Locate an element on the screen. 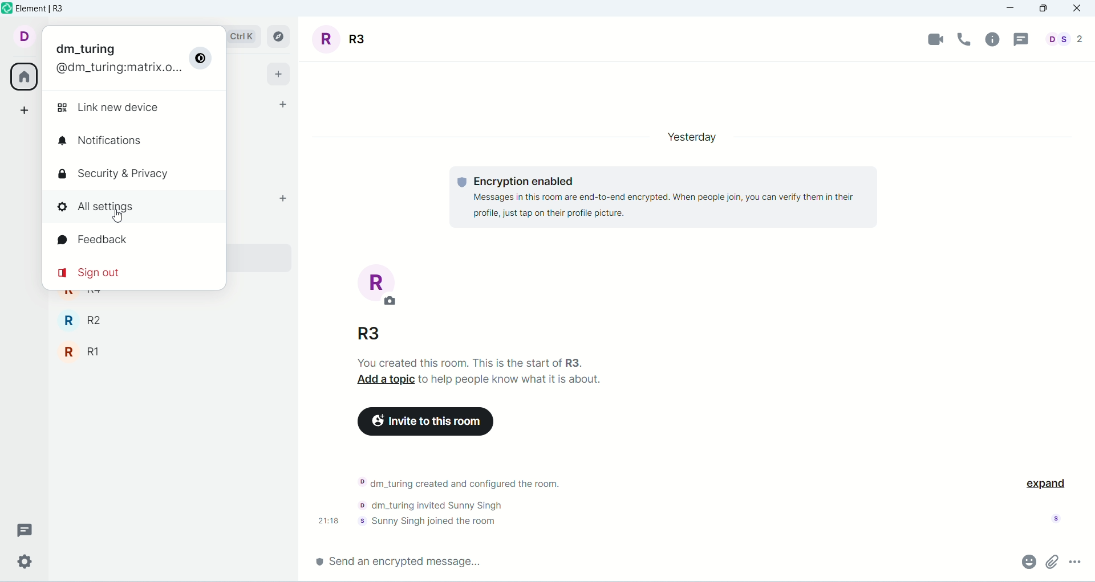 The width and height of the screenshot is (1095, 582). security and privacy is located at coordinates (119, 173).